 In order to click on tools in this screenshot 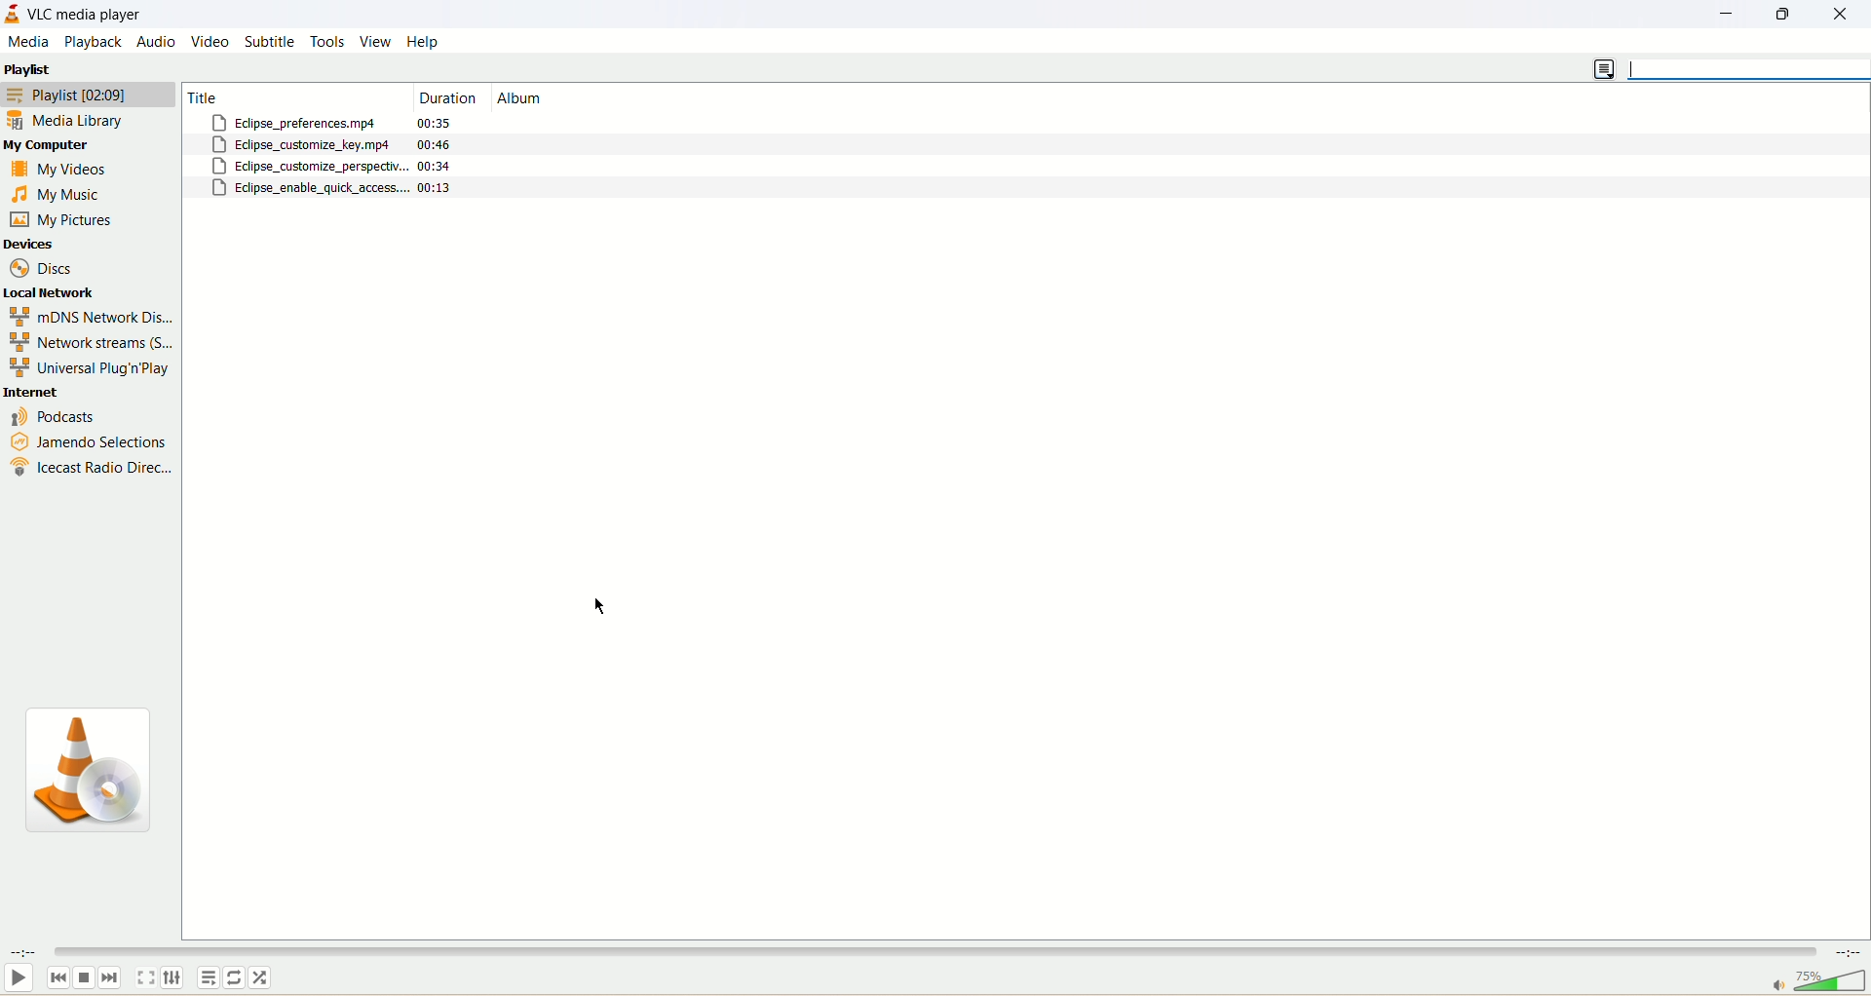, I will do `click(328, 41)`.